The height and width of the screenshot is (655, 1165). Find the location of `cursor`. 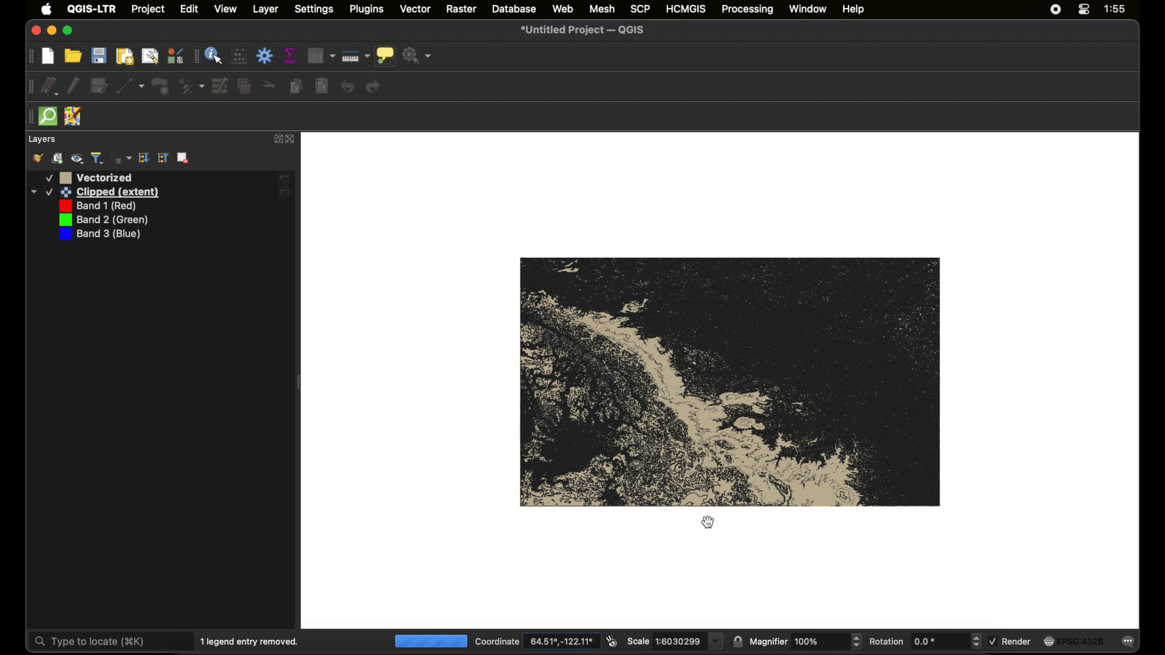

cursor is located at coordinates (708, 523).